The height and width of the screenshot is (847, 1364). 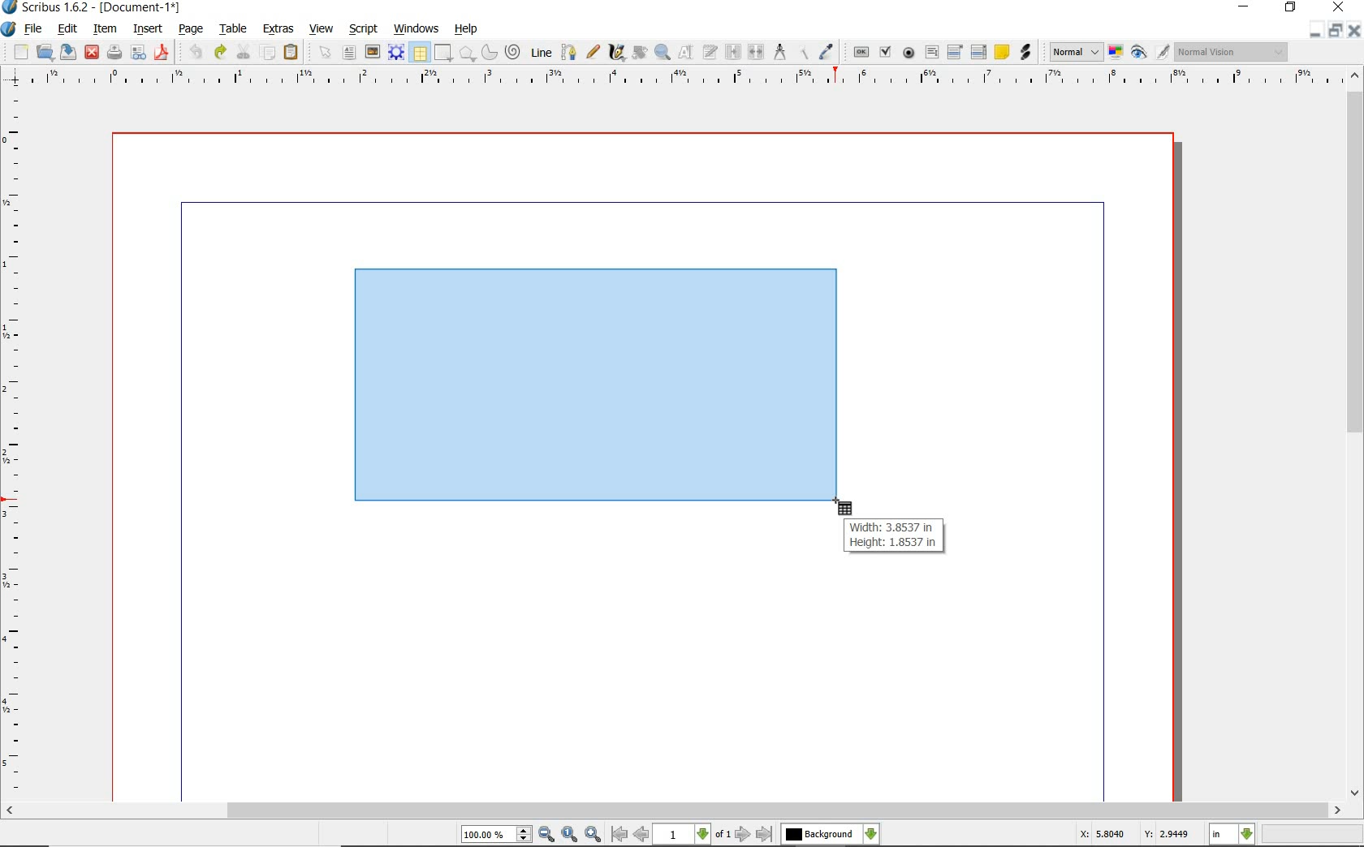 What do you see at coordinates (350, 54) in the screenshot?
I see `text frame` at bounding box center [350, 54].